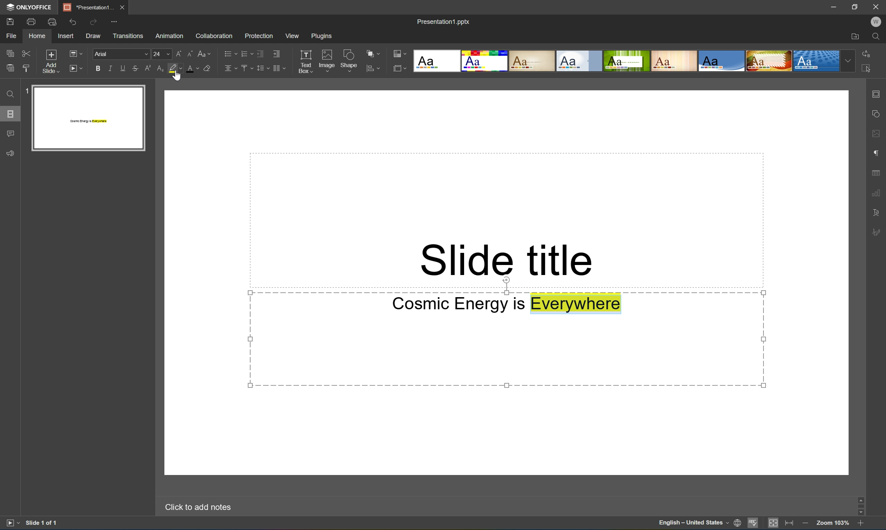  Describe the element at coordinates (835, 7) in the screenshot. I see `Minimize` at that location.